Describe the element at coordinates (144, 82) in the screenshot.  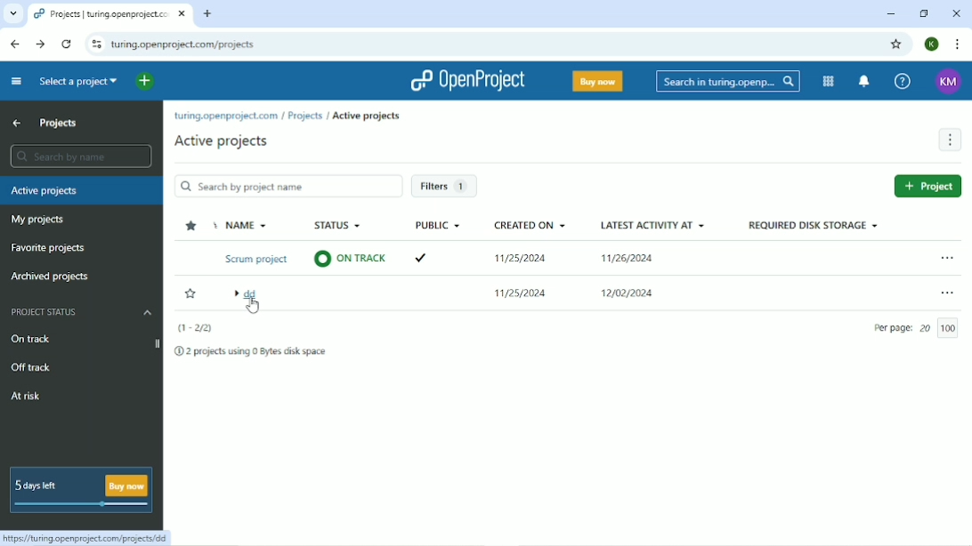
I see `Open quick add menu` at that location.